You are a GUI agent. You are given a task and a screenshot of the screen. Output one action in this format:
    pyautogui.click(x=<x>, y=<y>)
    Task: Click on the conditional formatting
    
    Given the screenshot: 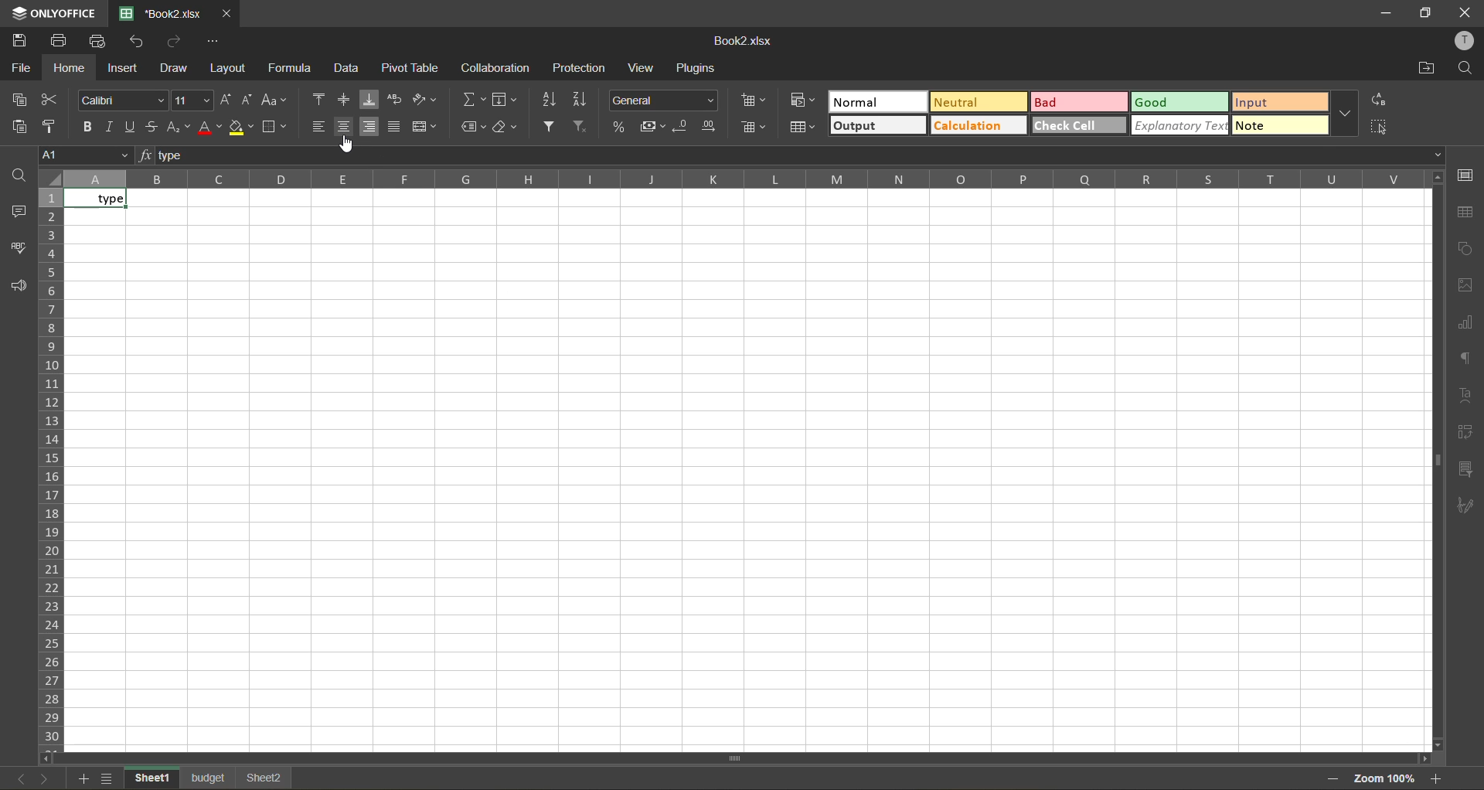 What is the action you would take?
    pyautogui.click(x=801, y=100)
    